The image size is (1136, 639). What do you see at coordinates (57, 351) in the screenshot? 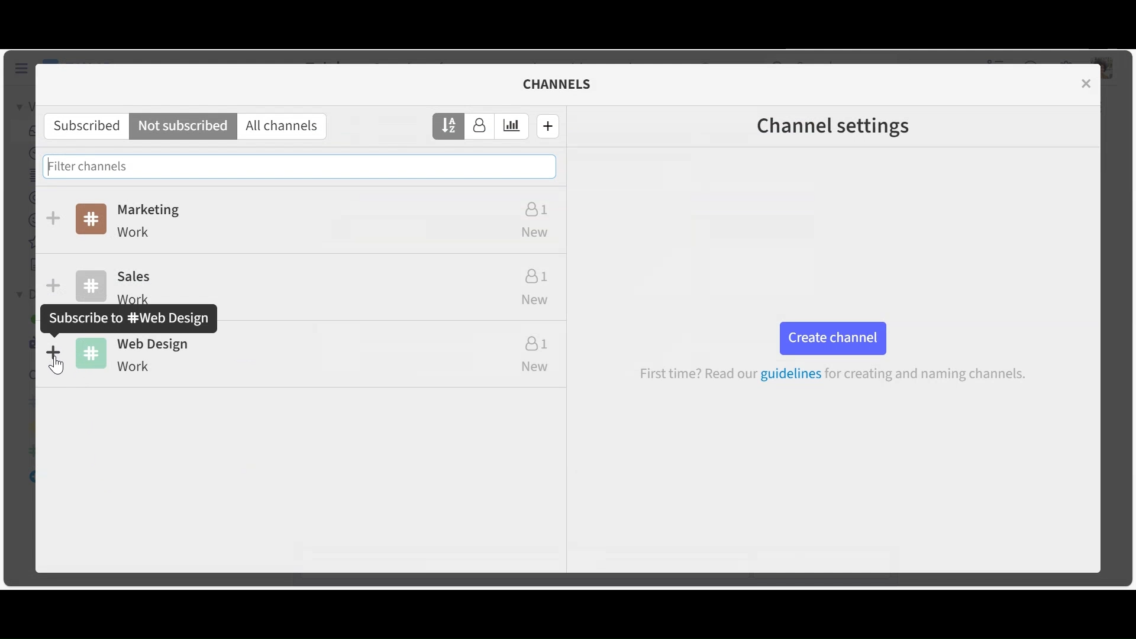
I see `subscribe/unsubscribe` at bounding box center [57, 351].